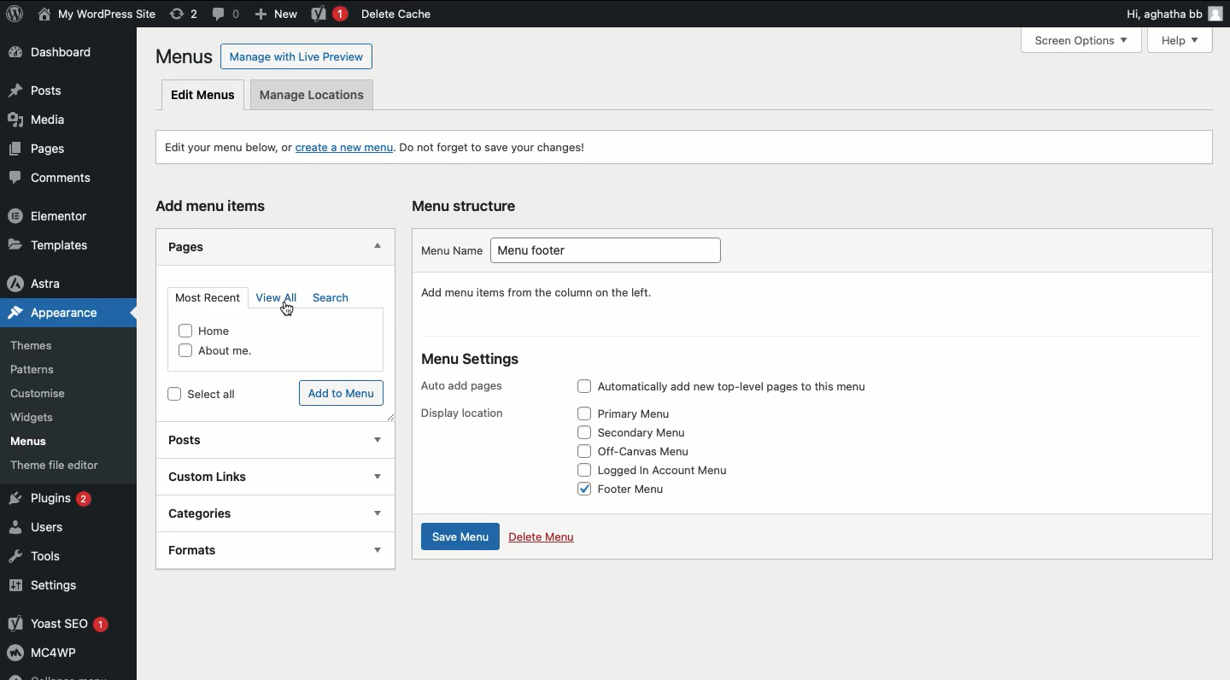  I want to click on Check box, so click(577, 488).